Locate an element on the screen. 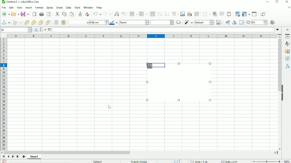  Insert comments is located at coordinates (222, 14).